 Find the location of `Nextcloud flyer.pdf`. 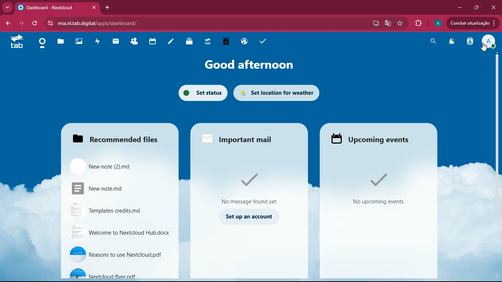

Nextcloud flyer.pdf is located at coordinates (120, 273).